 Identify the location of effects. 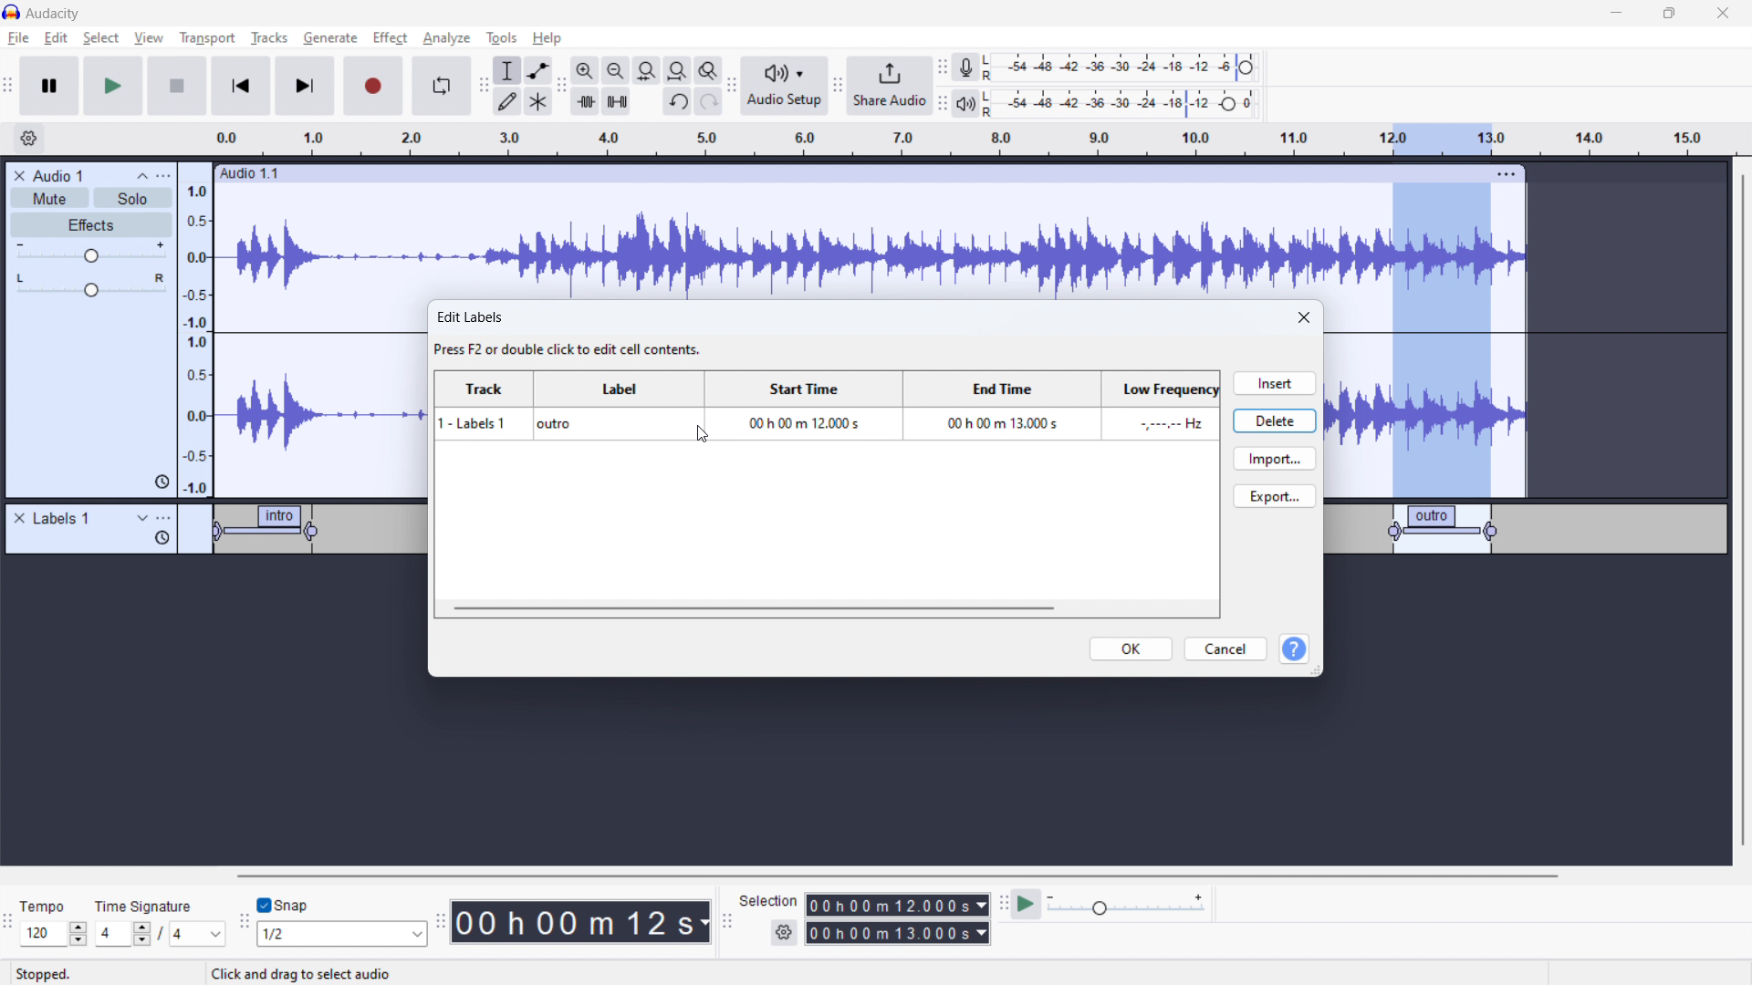
(92, 225).